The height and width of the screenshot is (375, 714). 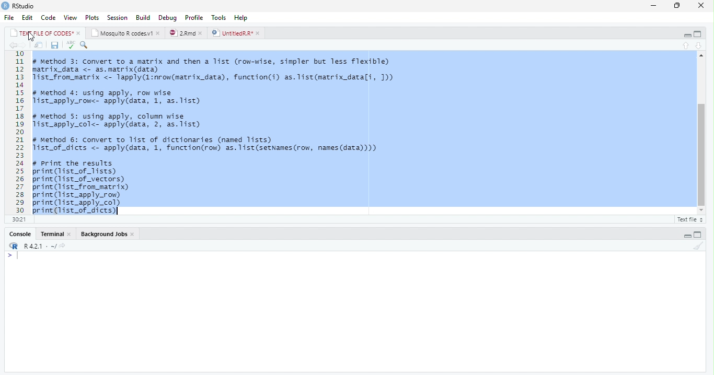 What do you see at coordinates (701, 209) in the screenshot?
I see `Scroll Bottom` at bounding box center [701, 209].